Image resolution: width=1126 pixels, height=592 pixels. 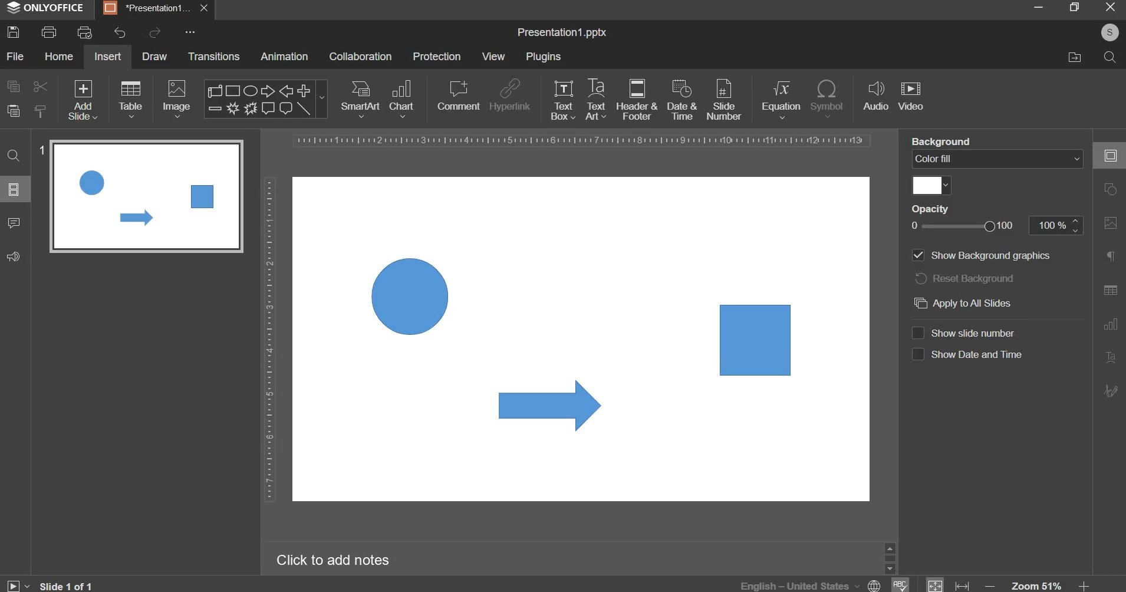 What do you see at coordinates (131, 98) in the screenshot?
I see `table` at bounding box center [131, 98].